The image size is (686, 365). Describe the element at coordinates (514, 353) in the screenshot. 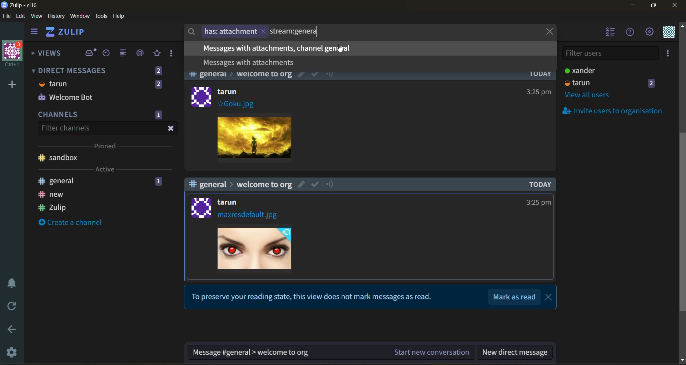

I see `new direct message` at that location.